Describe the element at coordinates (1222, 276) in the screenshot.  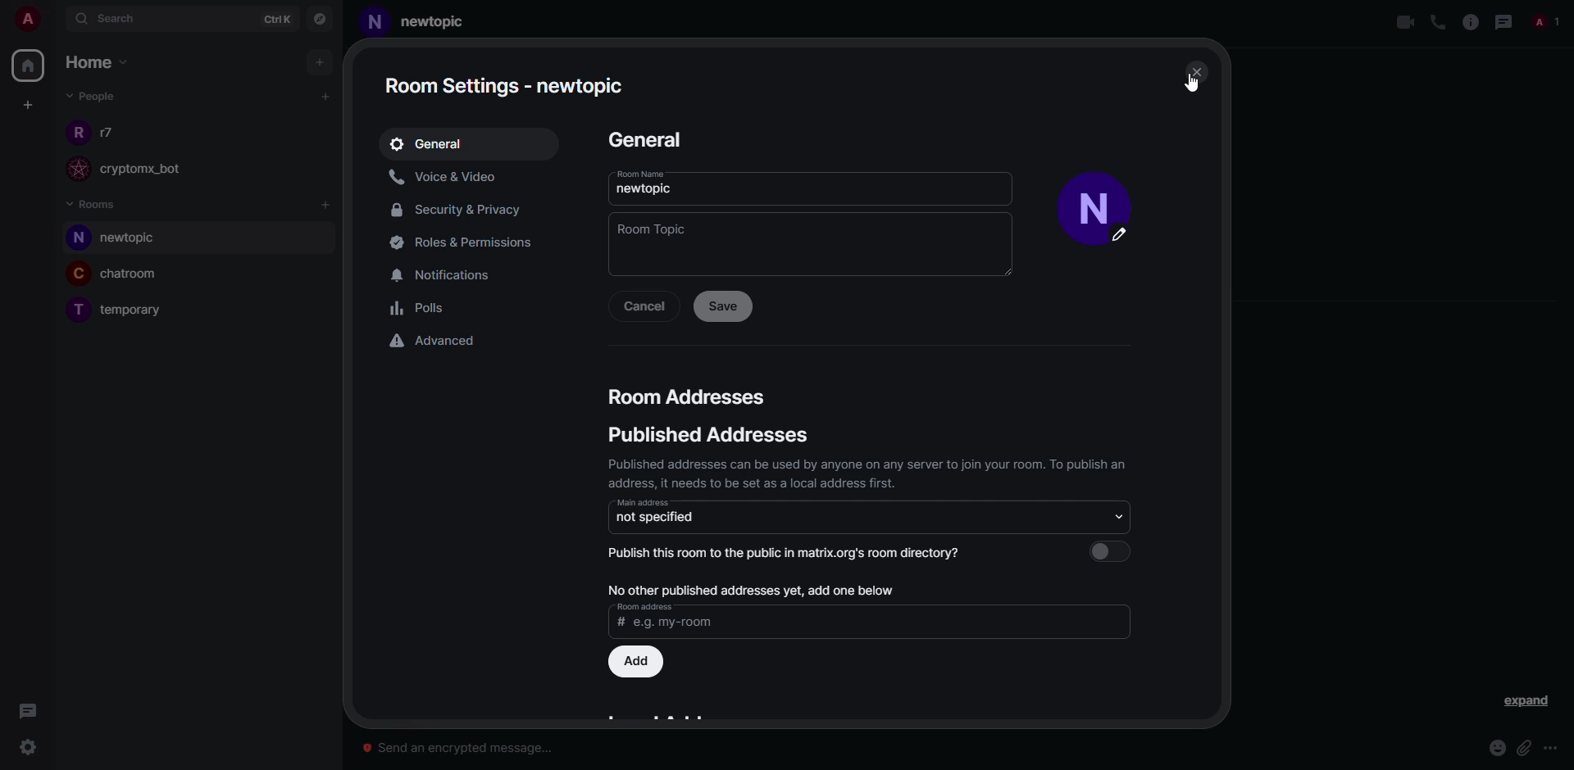
I see `scroll bar` at that location.